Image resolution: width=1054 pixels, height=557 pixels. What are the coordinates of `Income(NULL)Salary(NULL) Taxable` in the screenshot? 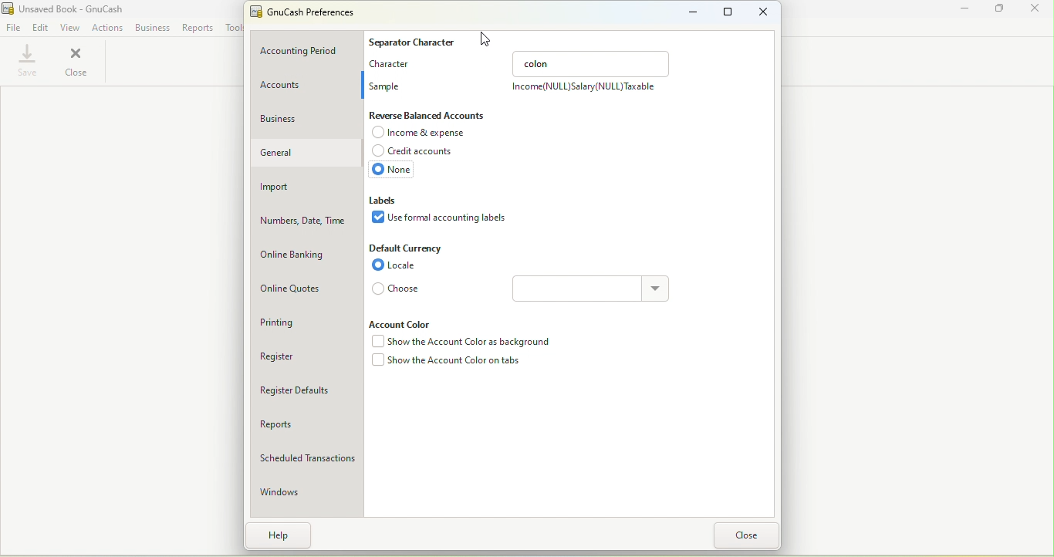 It's located at (585, 86).